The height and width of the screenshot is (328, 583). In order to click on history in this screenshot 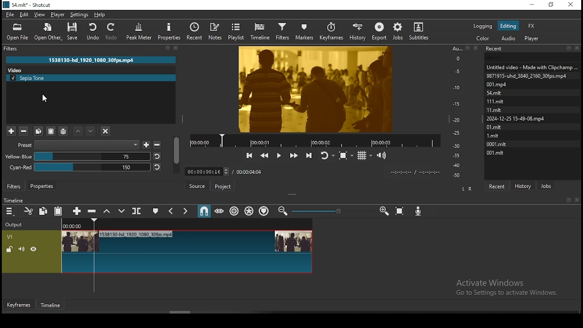, I will do `click(358, 31)`.